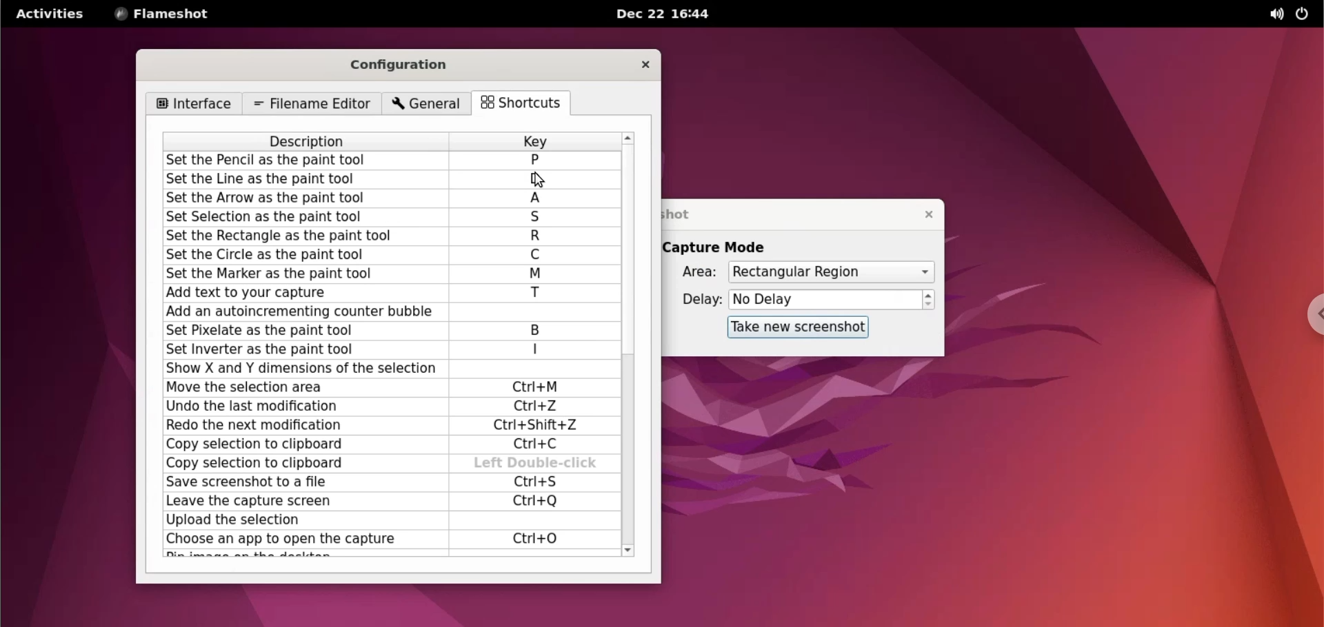  What do you see at coordinates (668, 14) in the screenshot?
I see `Dec 22 16:44` at bounding box center [668, 14].